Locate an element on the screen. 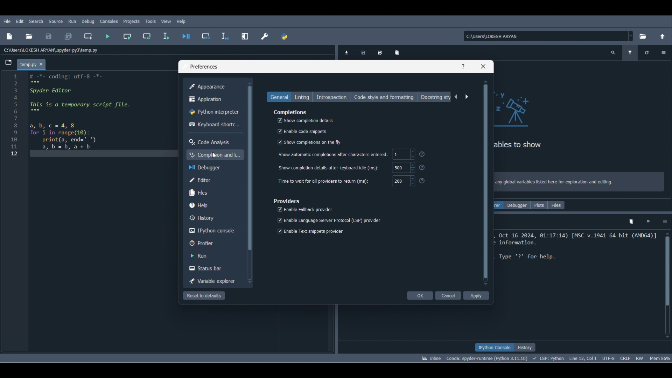 The image size is (672, 378). Completion and linting is located at coordinates (215, 155).